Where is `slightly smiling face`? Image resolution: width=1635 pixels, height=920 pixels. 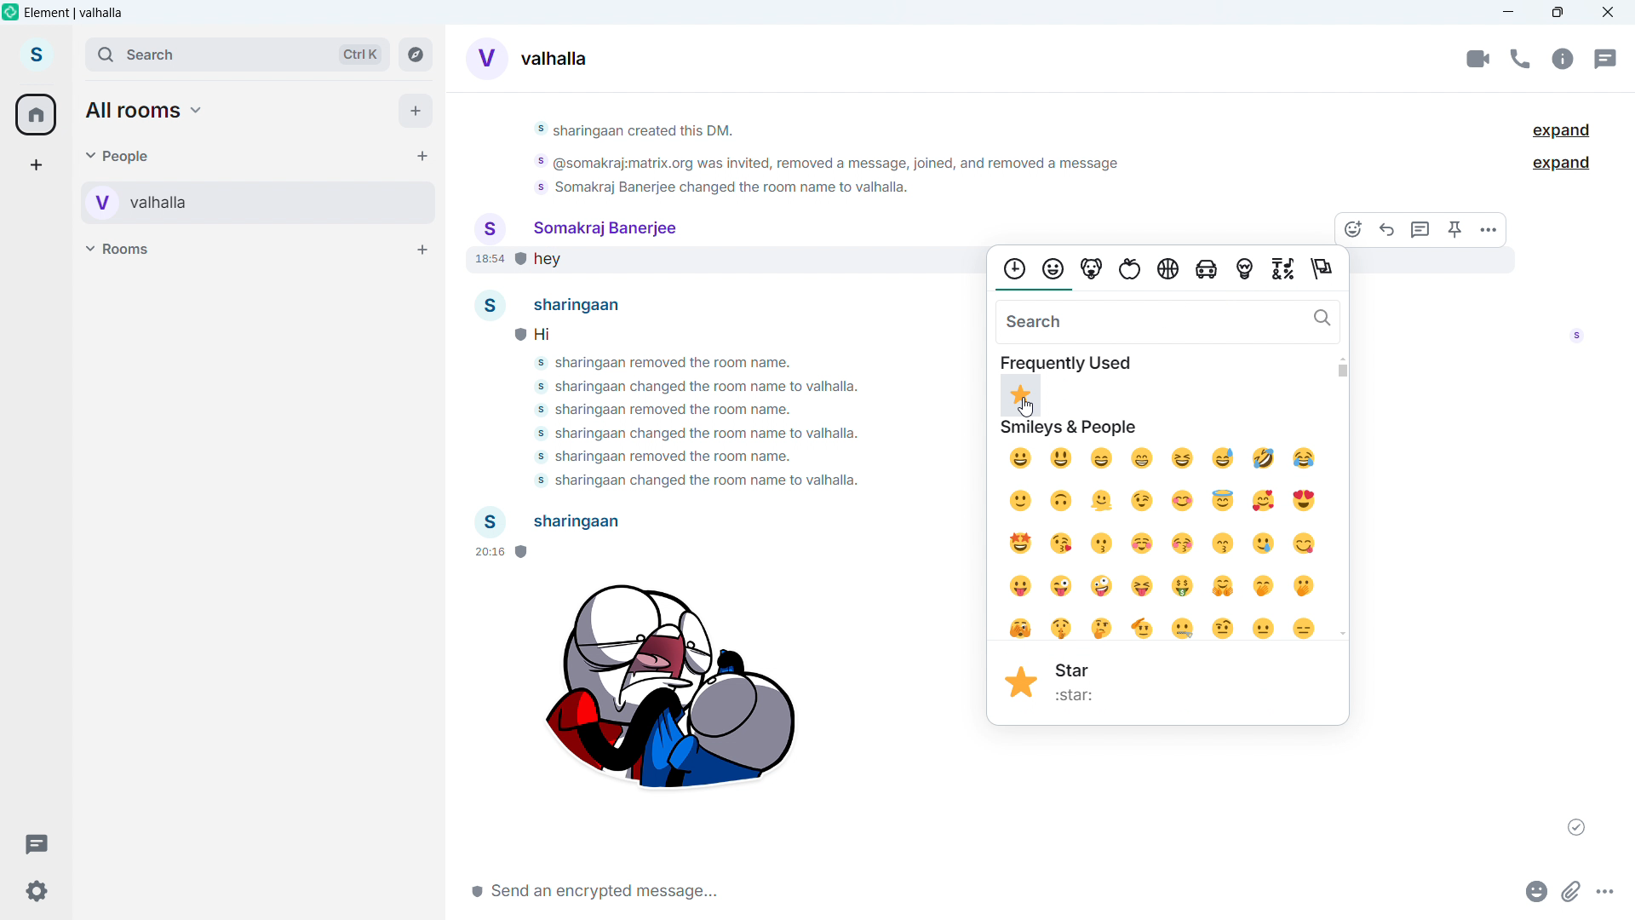 slightly smiling face is located at coordinates (1023, 503).